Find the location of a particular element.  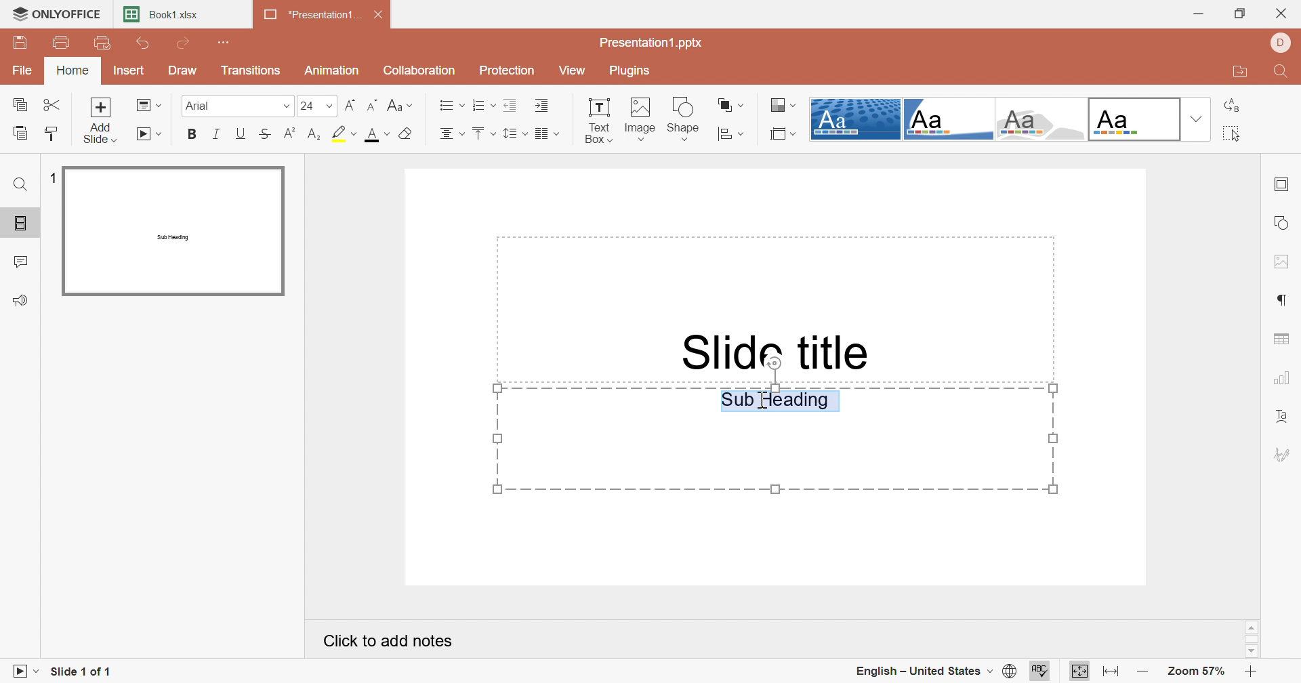

Protection is located at coordinates (510, 71).